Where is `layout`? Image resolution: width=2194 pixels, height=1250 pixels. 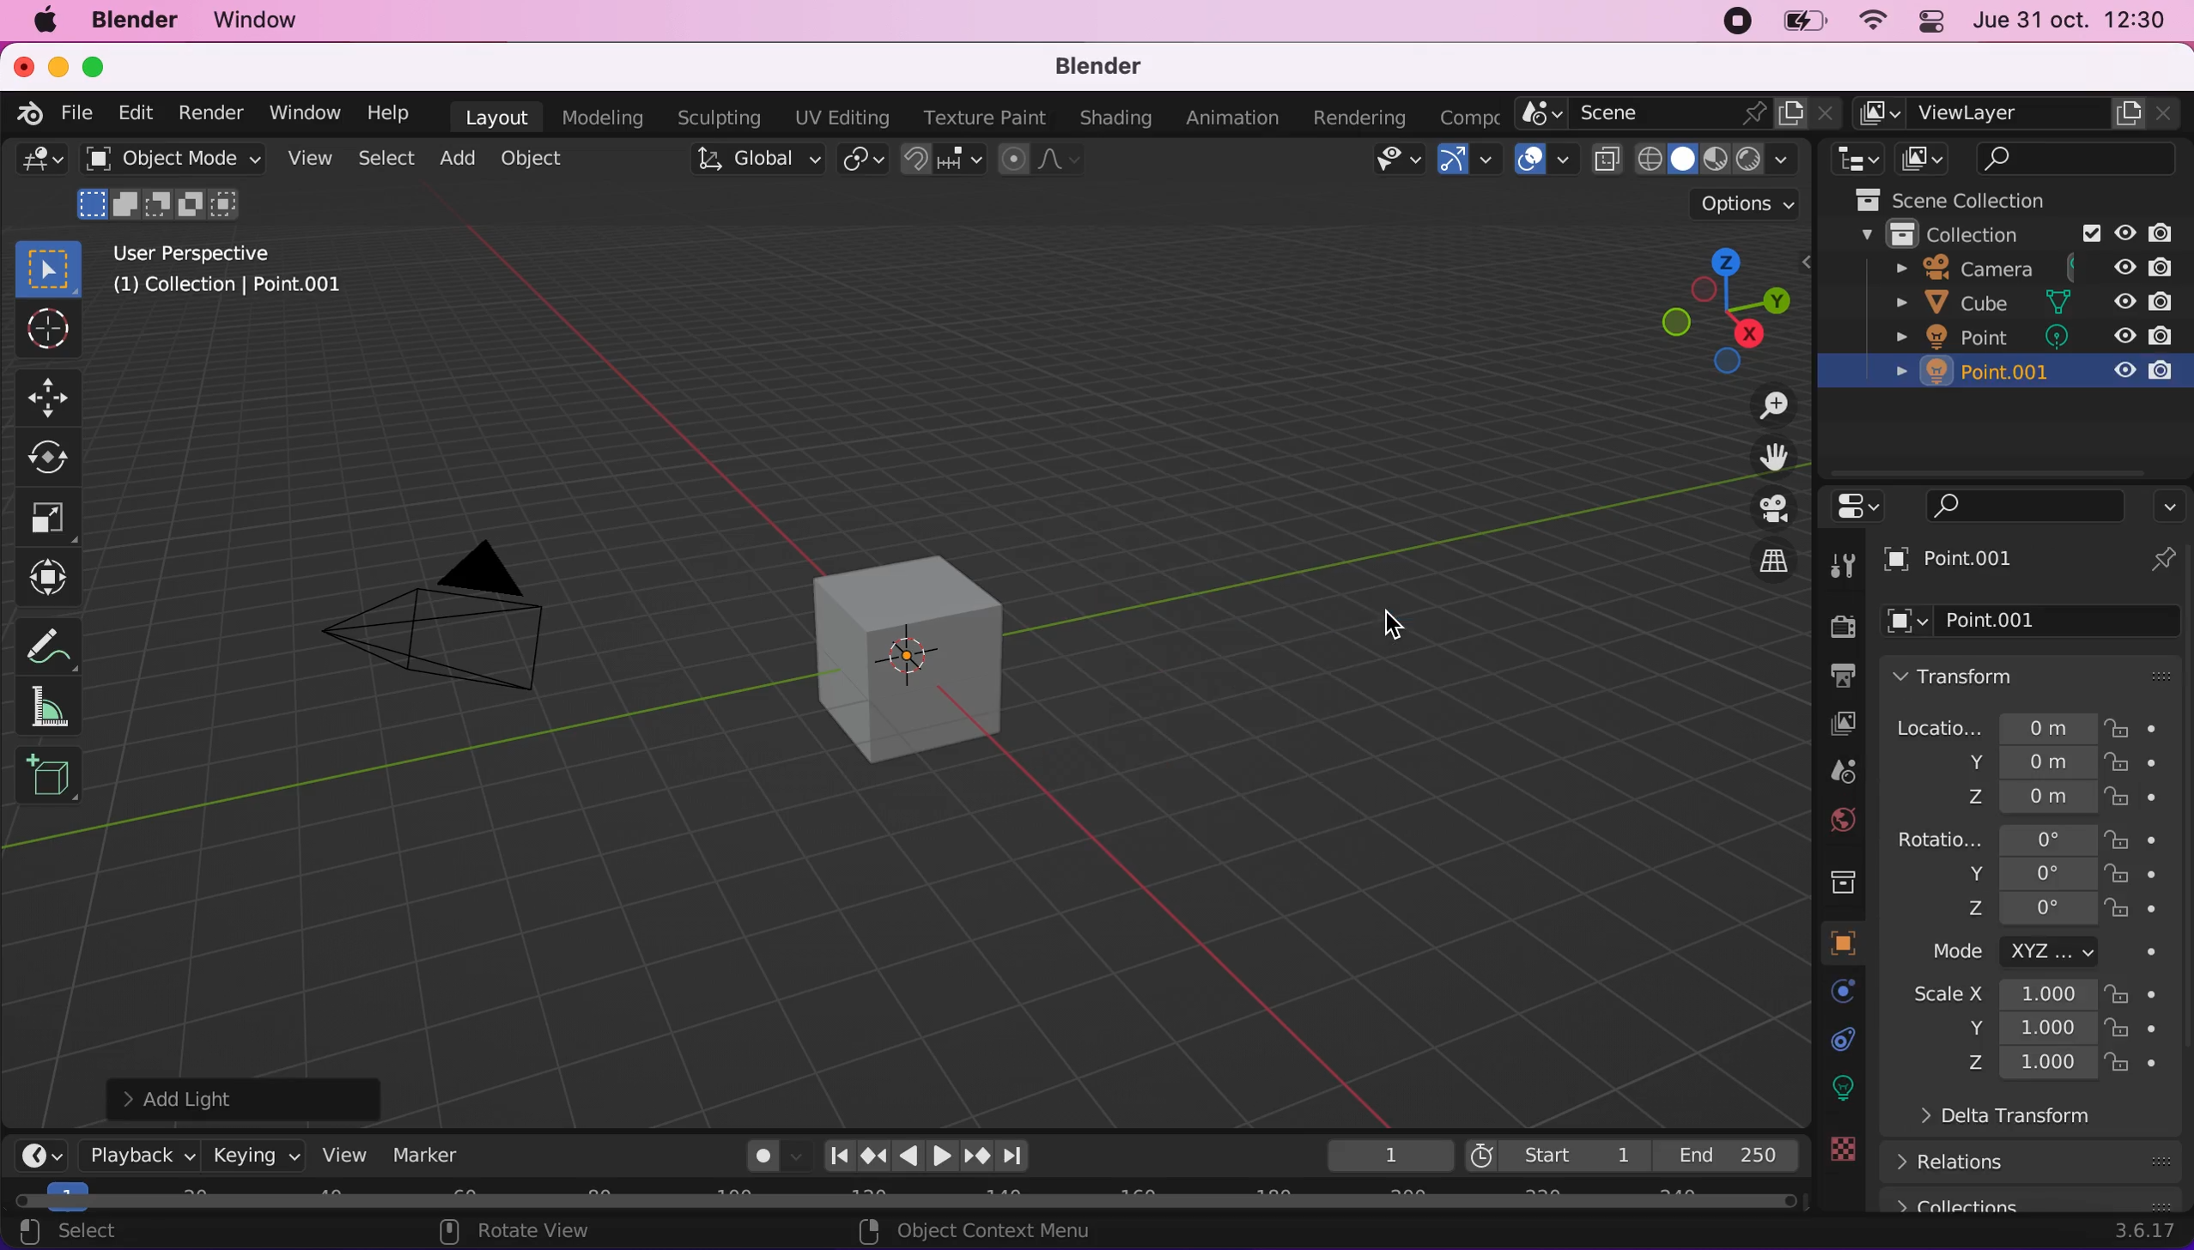
layout is located at coordinates (498, 116).